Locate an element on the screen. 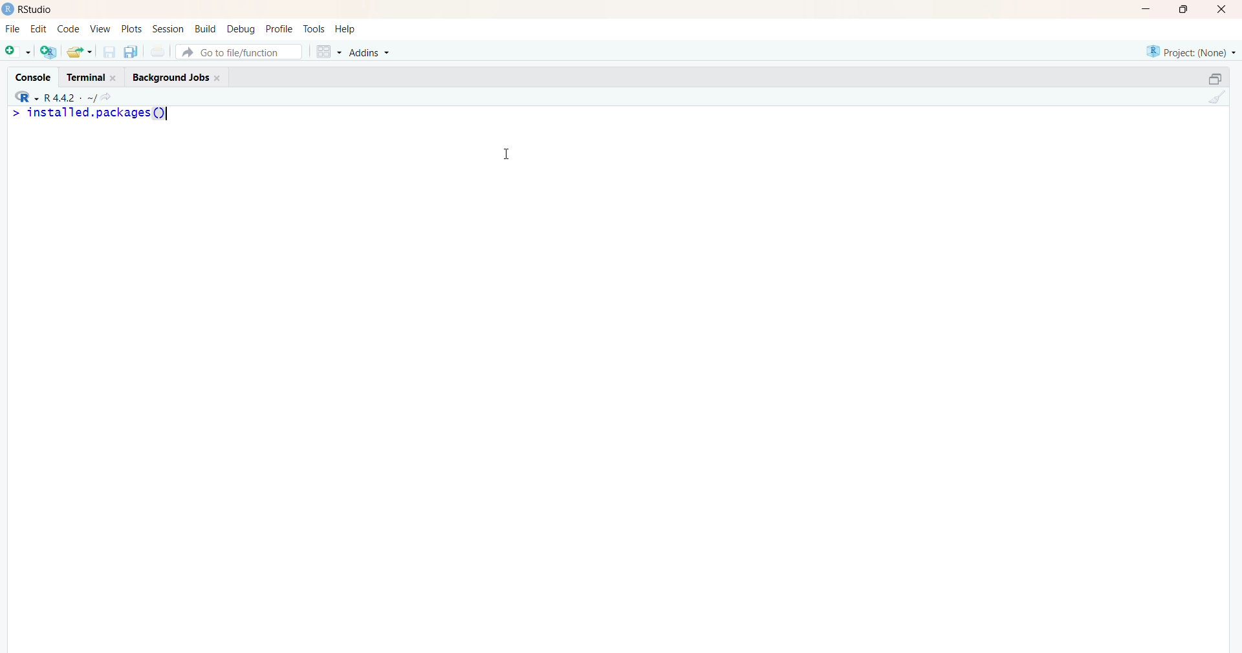 The width and height of the screenshot is (1242, 653). help is located at coordinates (346, 28).